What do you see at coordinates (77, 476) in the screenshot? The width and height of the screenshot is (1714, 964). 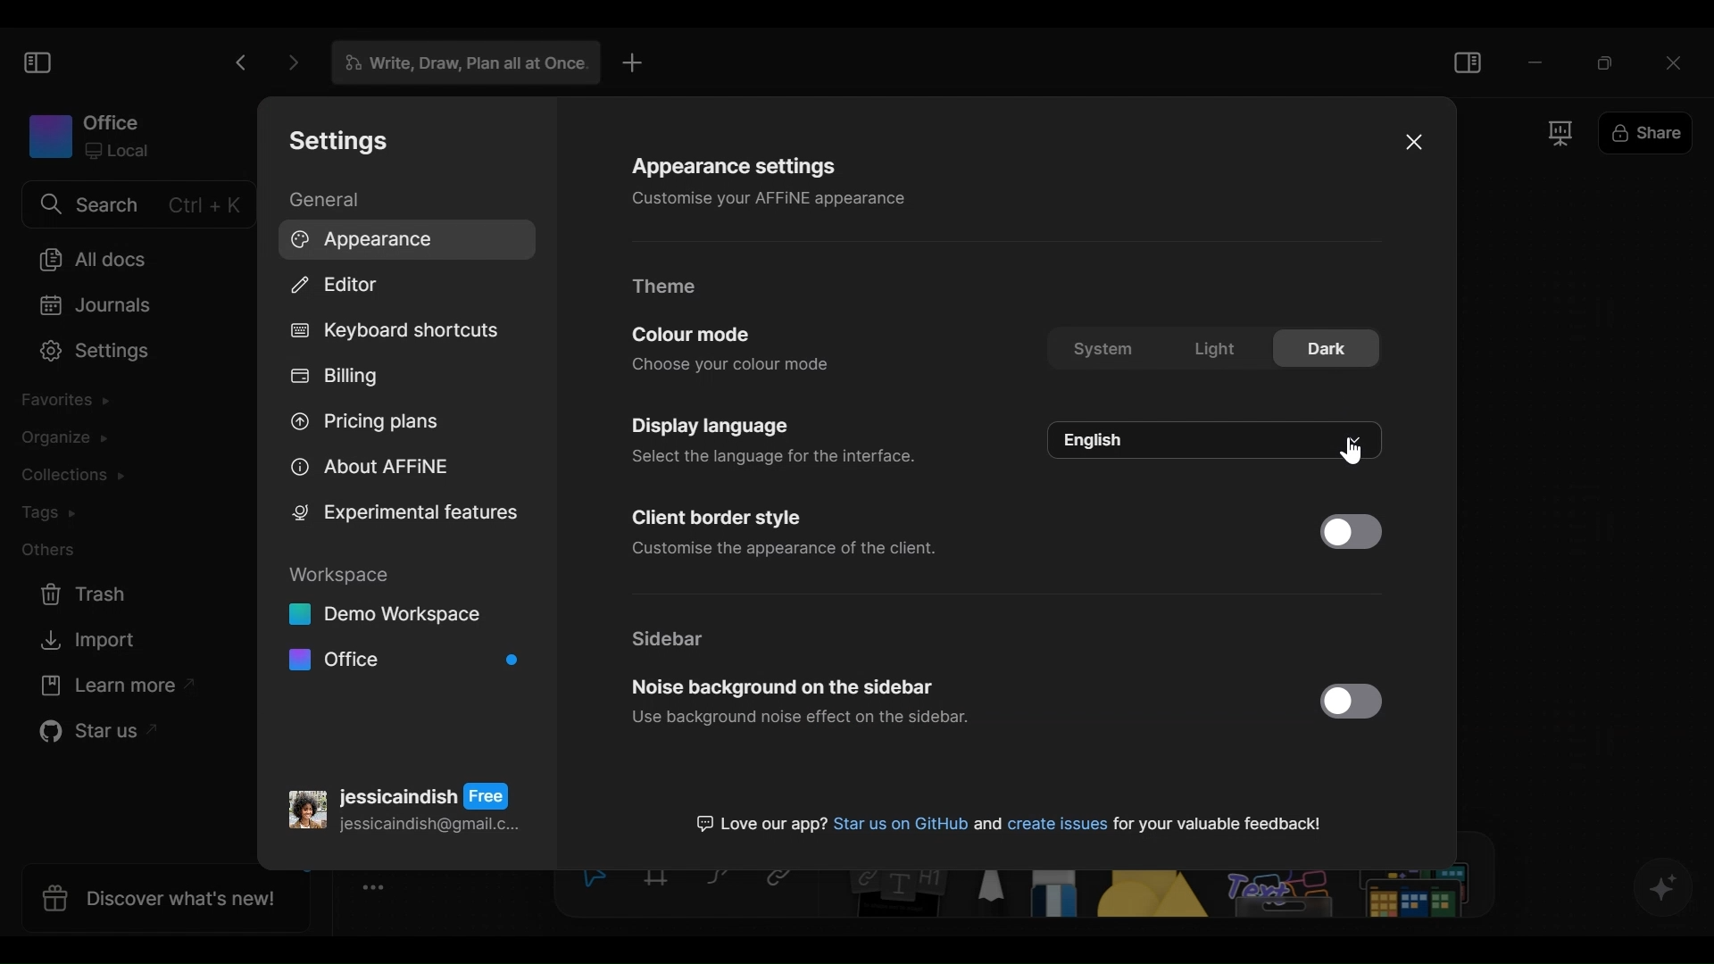 I see `Colections` at bounding box center [77, 476].